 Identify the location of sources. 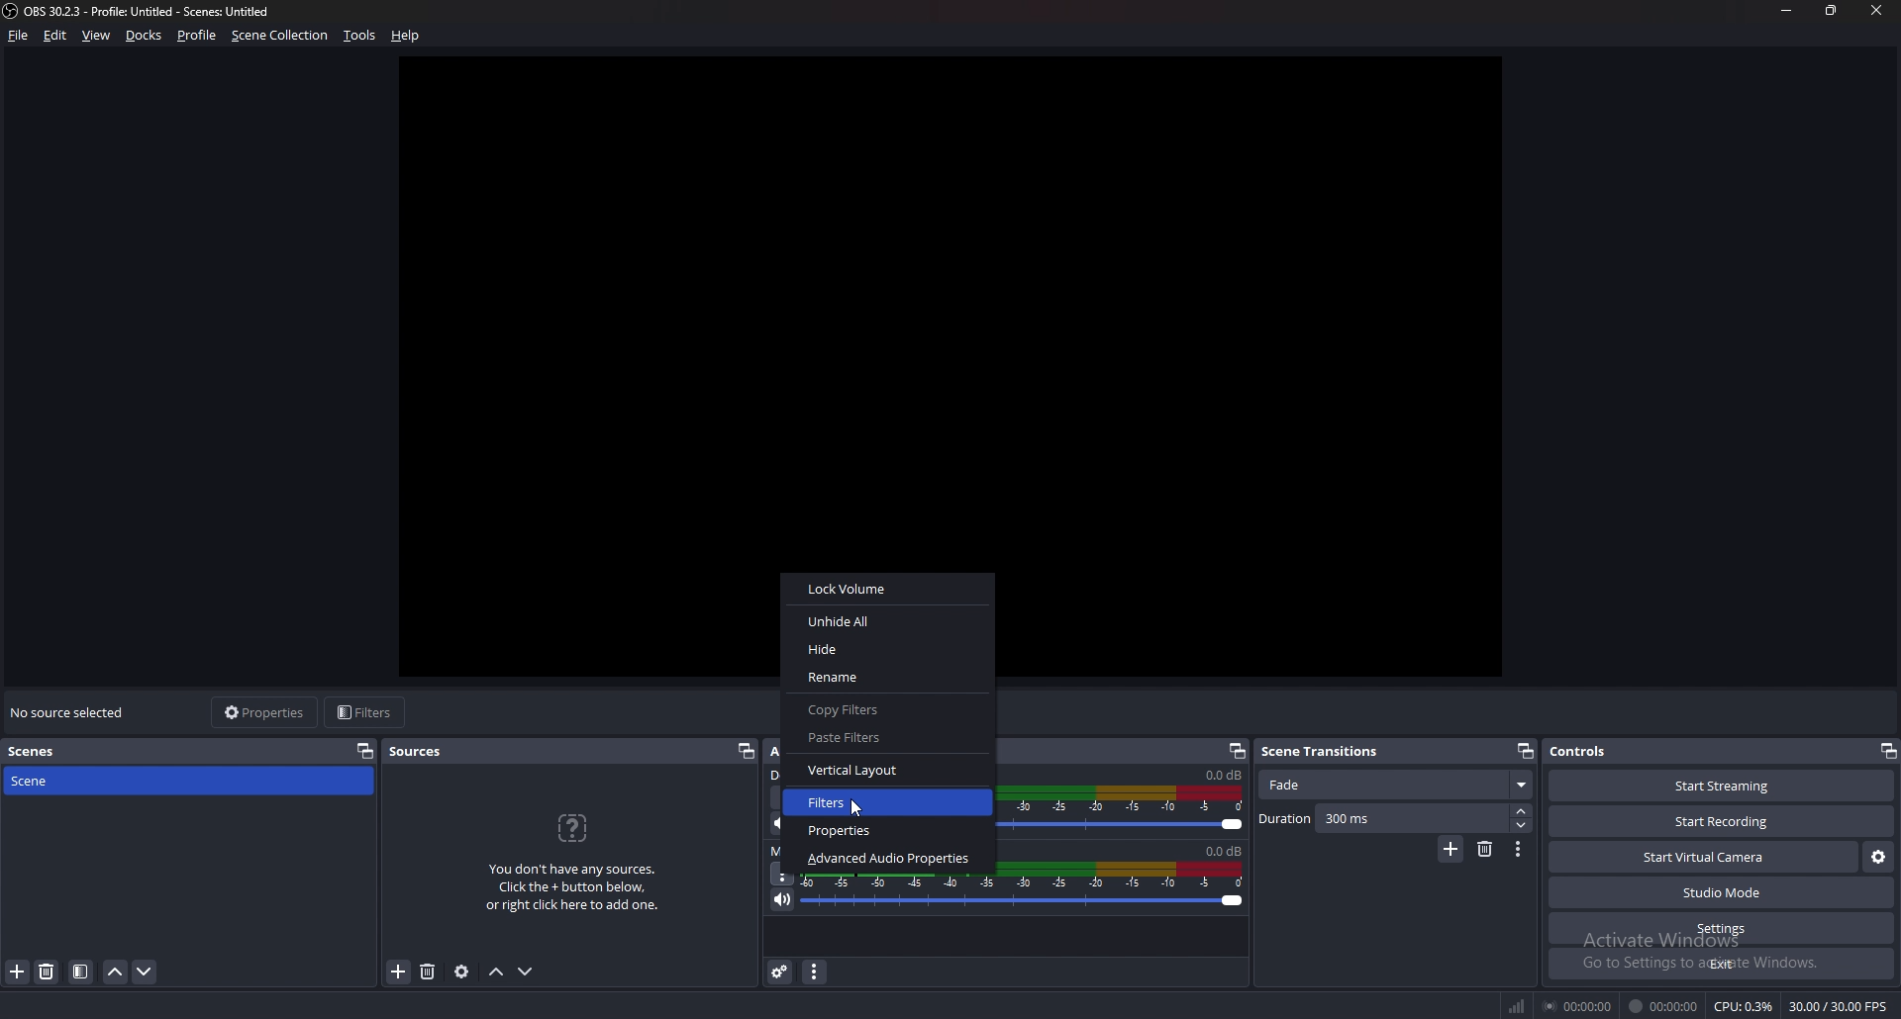
(429, 750).